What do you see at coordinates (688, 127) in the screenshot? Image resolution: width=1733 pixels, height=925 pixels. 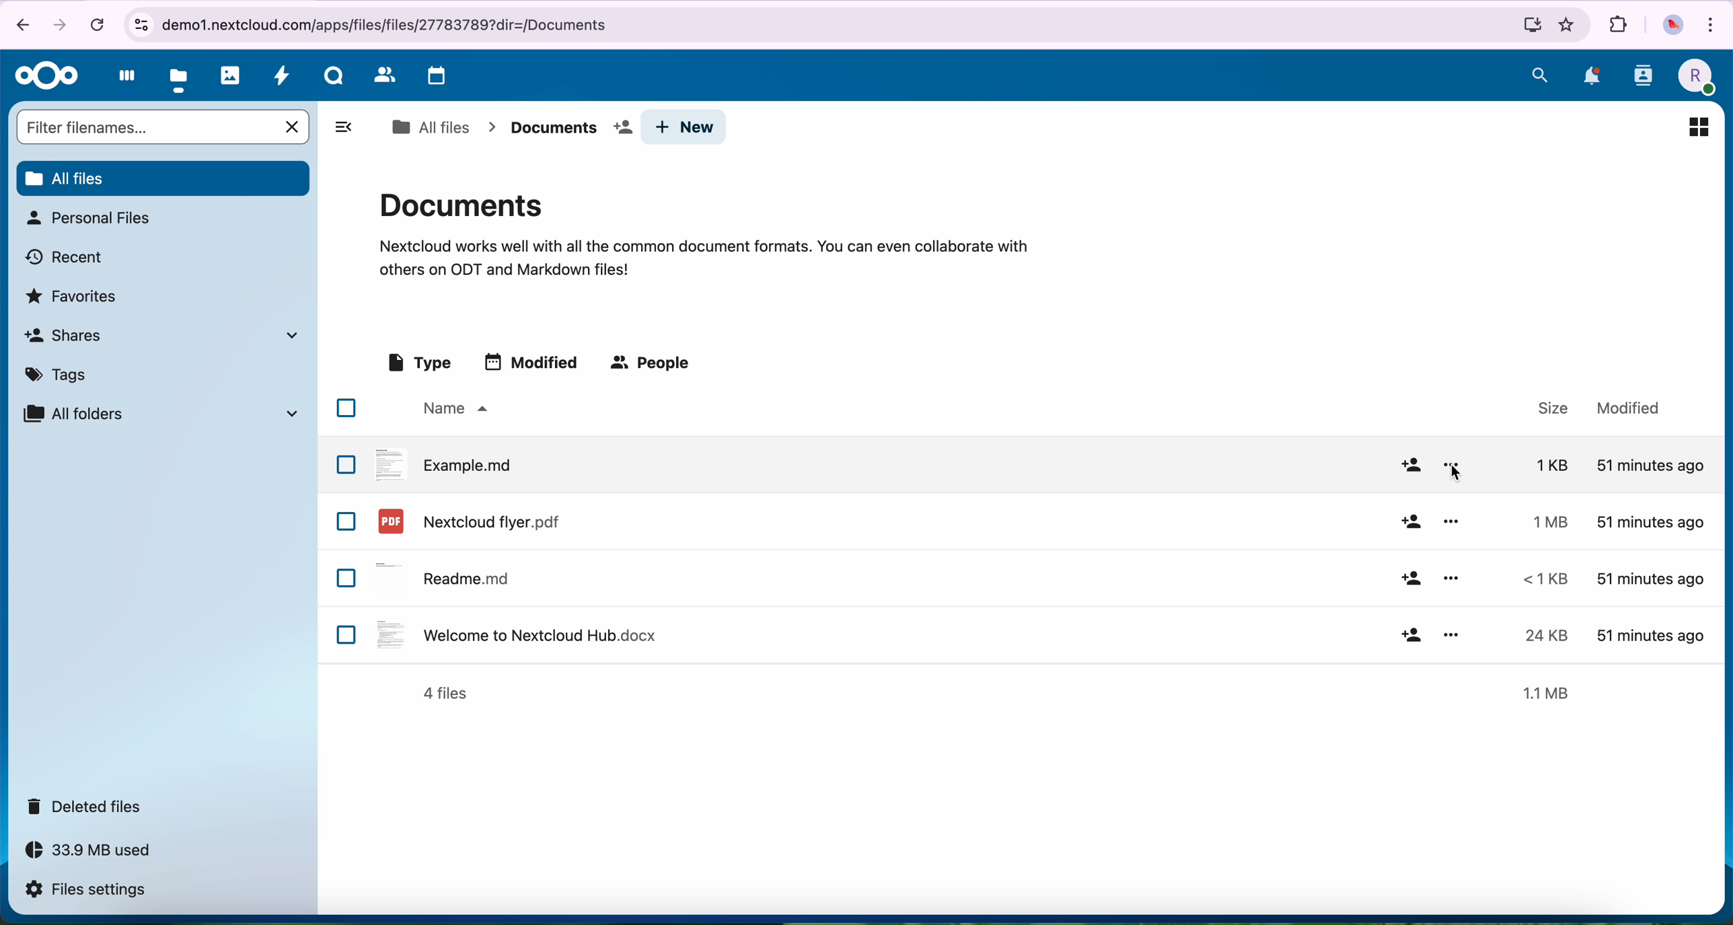 I see `new button` at bounding box center [688, 127].